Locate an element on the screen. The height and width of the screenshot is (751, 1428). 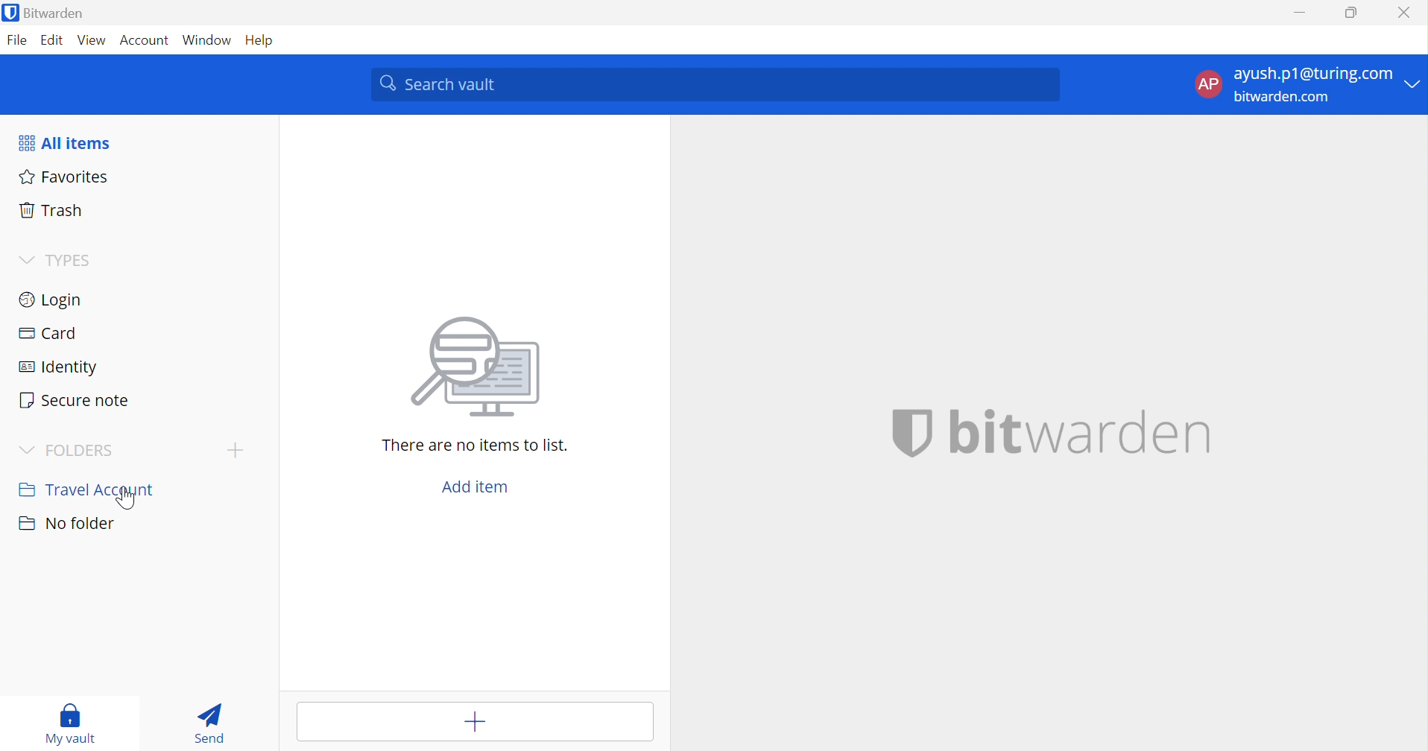
Card is located at coordinates (48, 333).